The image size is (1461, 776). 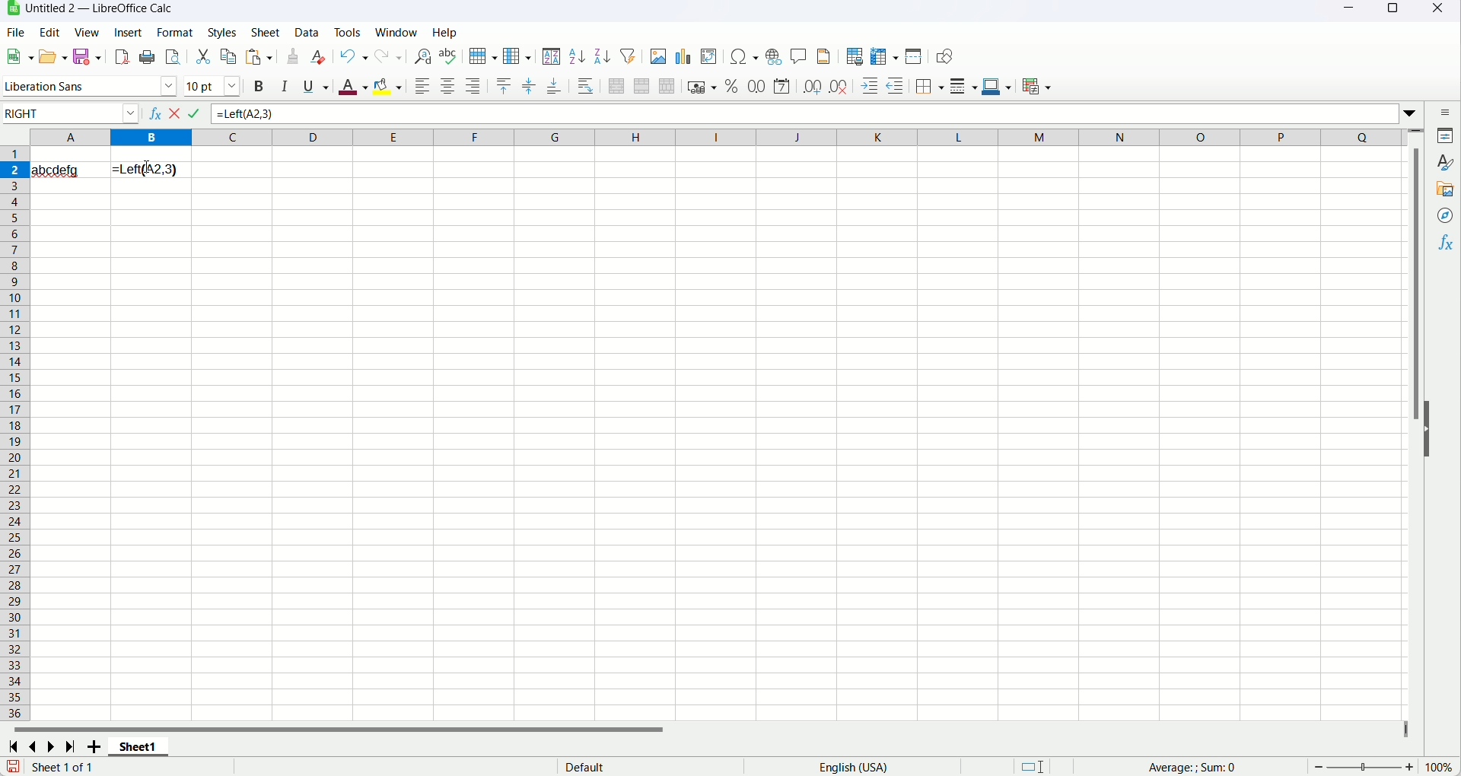 I want to click on edit, so click(x=51, y=32).